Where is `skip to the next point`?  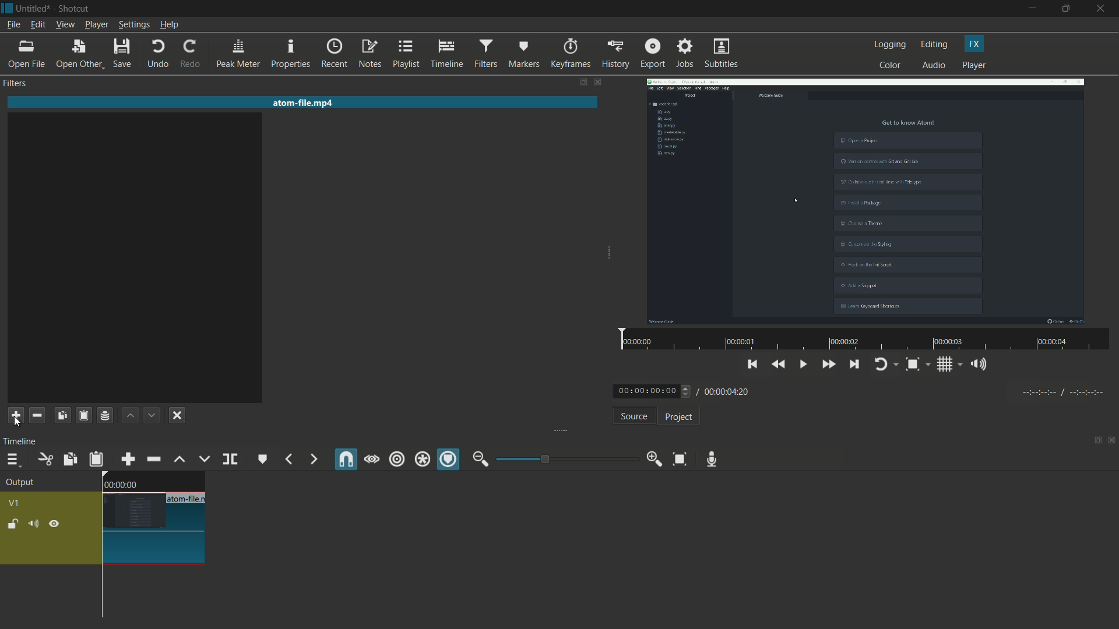 skip to the next point is located at coordinates (854, 366).